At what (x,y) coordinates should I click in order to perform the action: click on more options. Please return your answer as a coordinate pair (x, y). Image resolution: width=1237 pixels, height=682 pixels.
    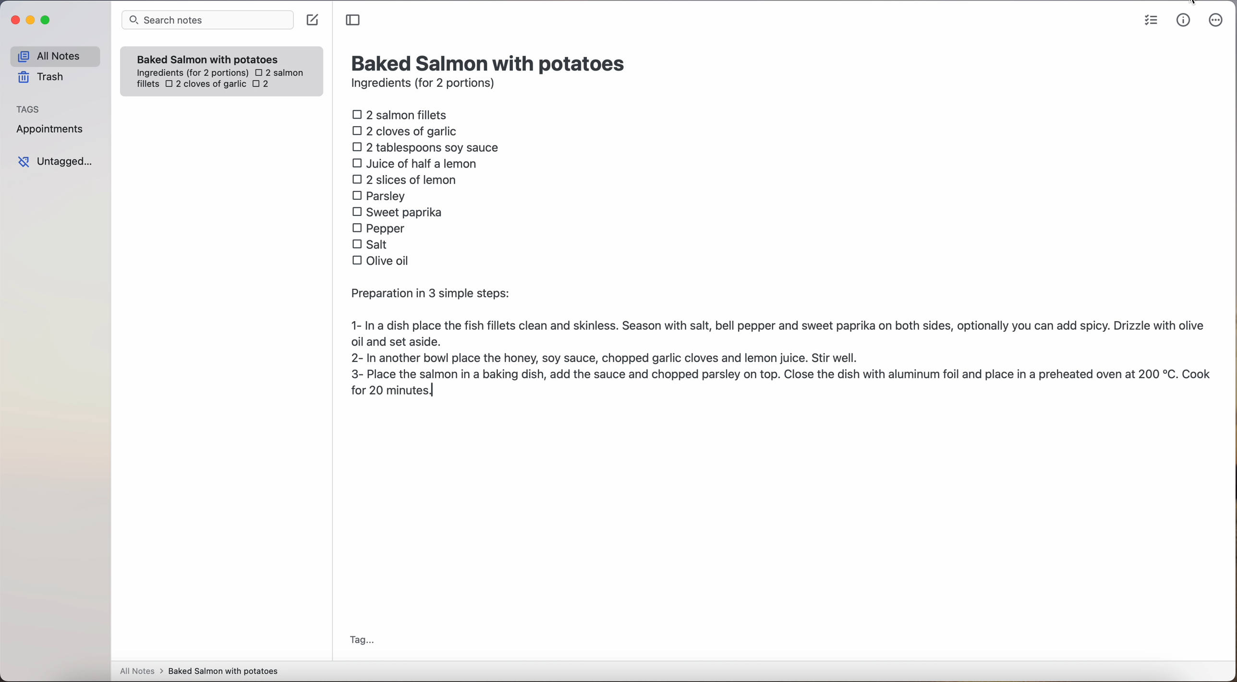
    Looking at the image, I should click on (1218, 21).